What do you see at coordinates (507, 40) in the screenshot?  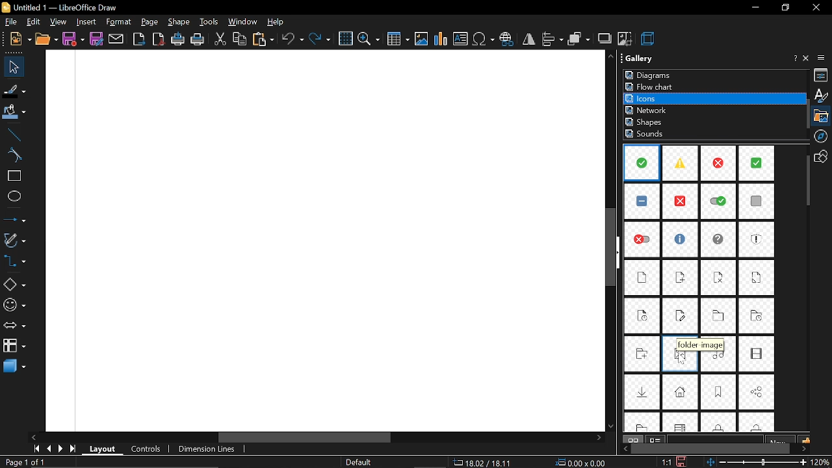 I see `insert hyperlink` at bounding box center [507, 40].